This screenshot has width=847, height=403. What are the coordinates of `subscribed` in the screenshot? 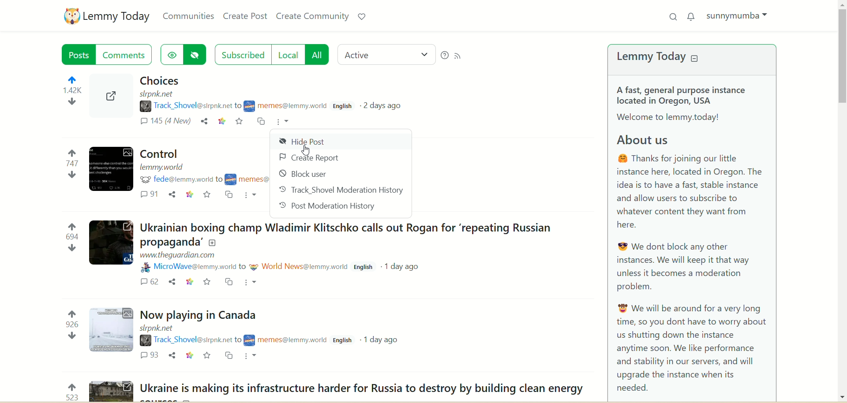 It's located at (242, 54).